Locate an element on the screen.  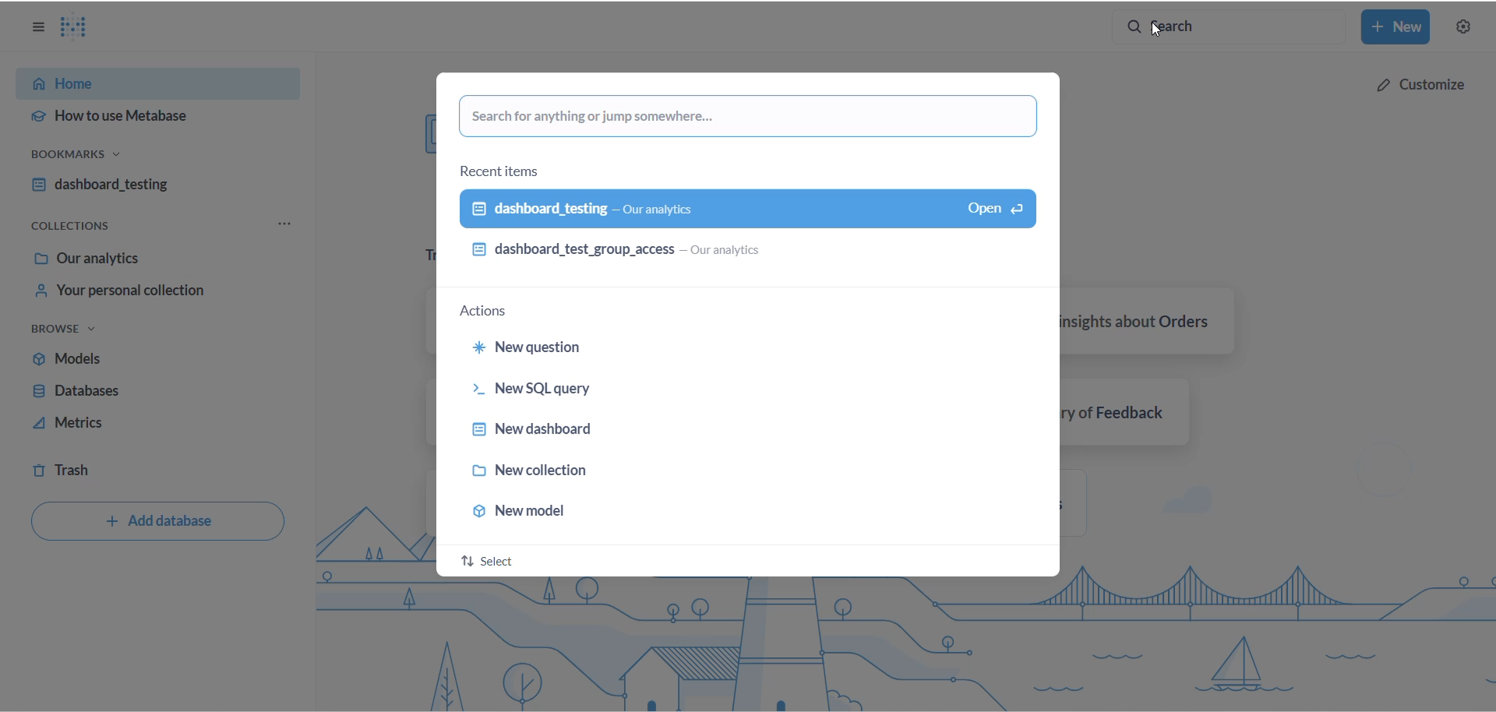
setting is located at coordinates (1462, 28).